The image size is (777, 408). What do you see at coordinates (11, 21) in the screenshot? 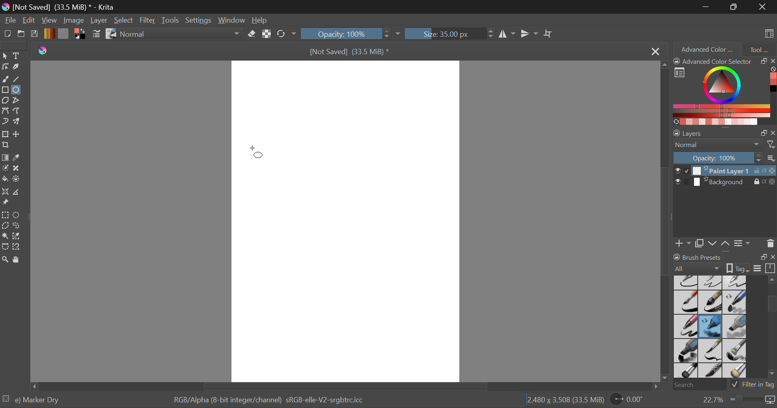
I see `File` at bounding box center [11, 21].